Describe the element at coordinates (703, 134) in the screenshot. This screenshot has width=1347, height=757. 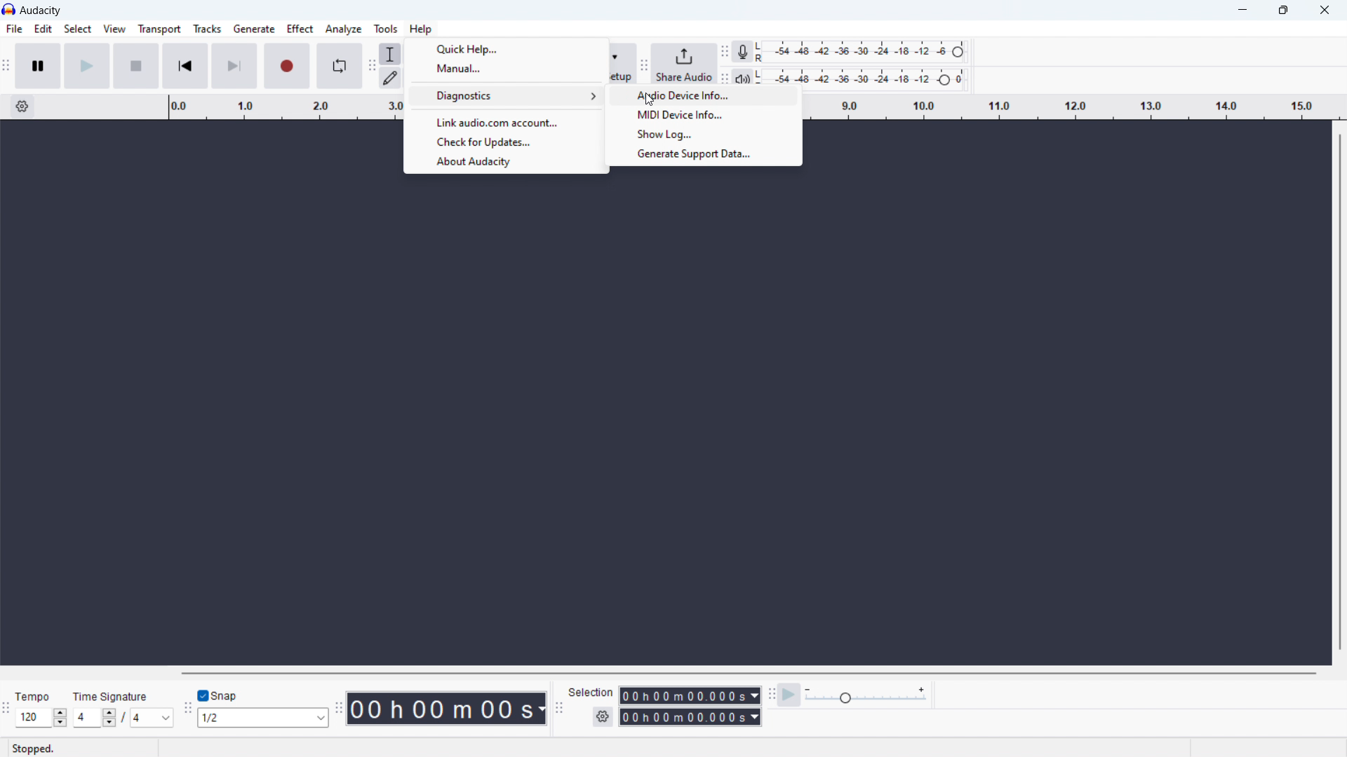
I see `show log` at that location.